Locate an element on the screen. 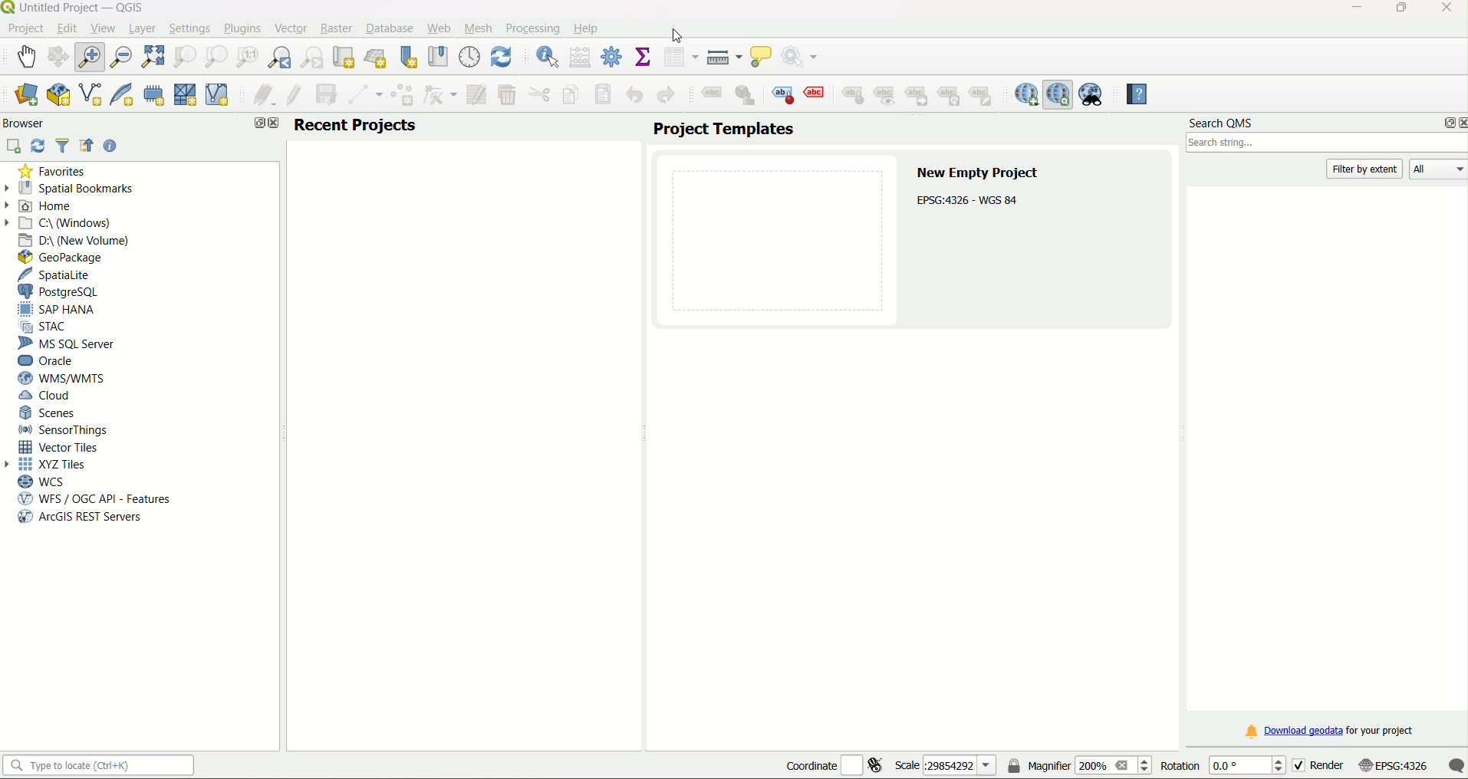 The image size is (1468, 779). highlight pinned is located at coordinates (784, 94).